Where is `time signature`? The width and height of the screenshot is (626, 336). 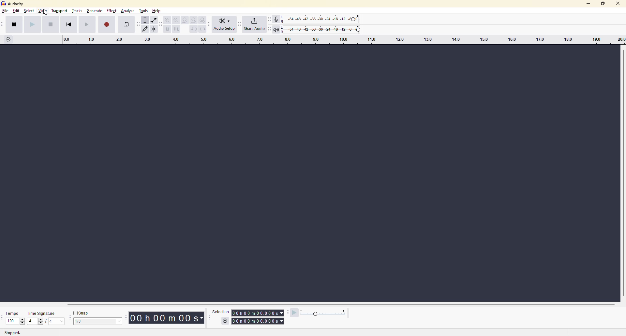 time signature is located at coordinates (44, 313).